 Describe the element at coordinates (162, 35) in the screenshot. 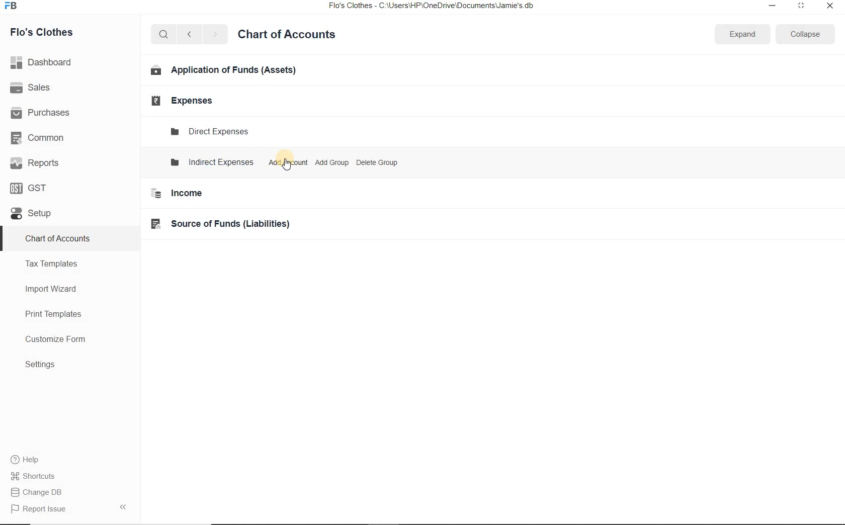

I see `search` at that location.